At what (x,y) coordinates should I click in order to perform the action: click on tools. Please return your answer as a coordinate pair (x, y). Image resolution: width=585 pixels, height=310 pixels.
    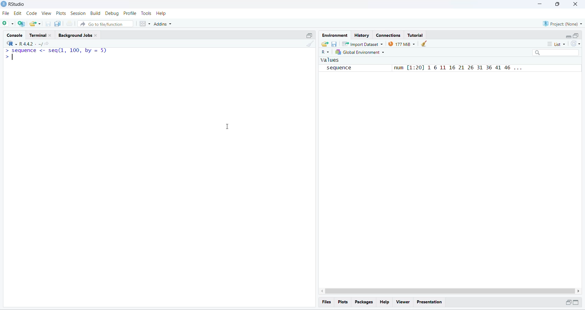
    Looking at the image, I should click on (147, 13).